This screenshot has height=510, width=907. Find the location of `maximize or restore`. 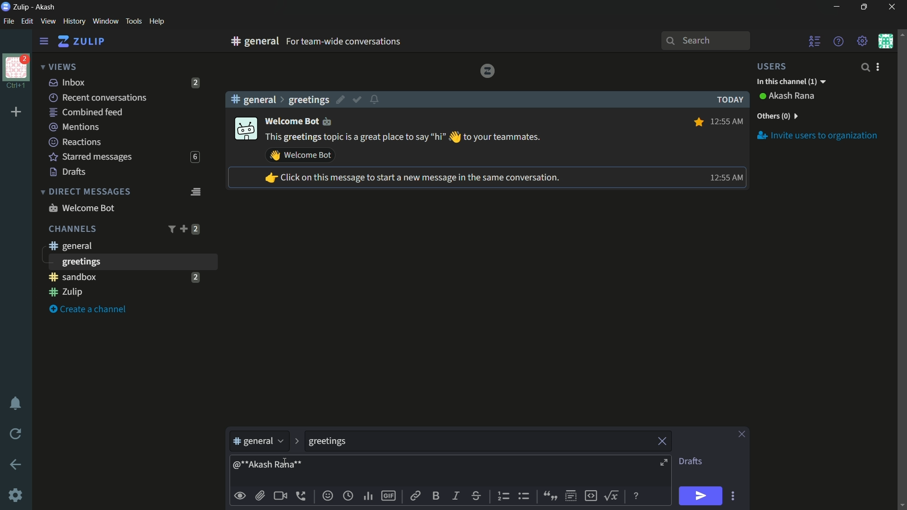

maximize or restore is located at coordinates (865, 7).